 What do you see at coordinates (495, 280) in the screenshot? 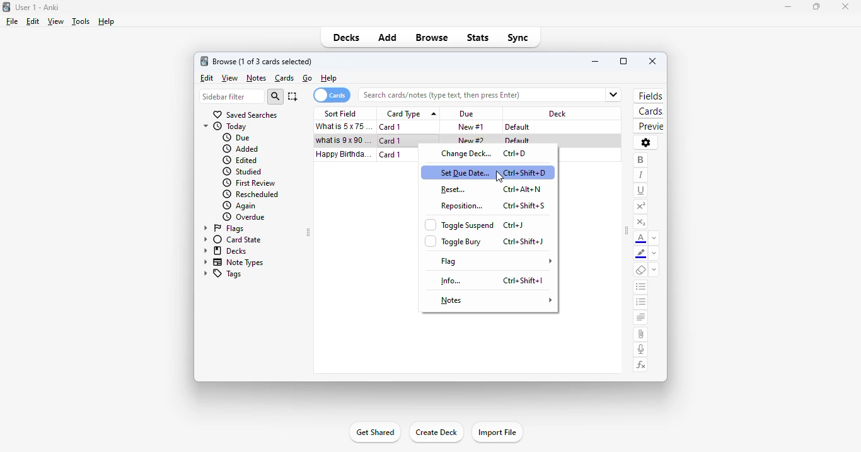
I see `info  Ctrl + Shift + I` at bounding box center [495, 280].